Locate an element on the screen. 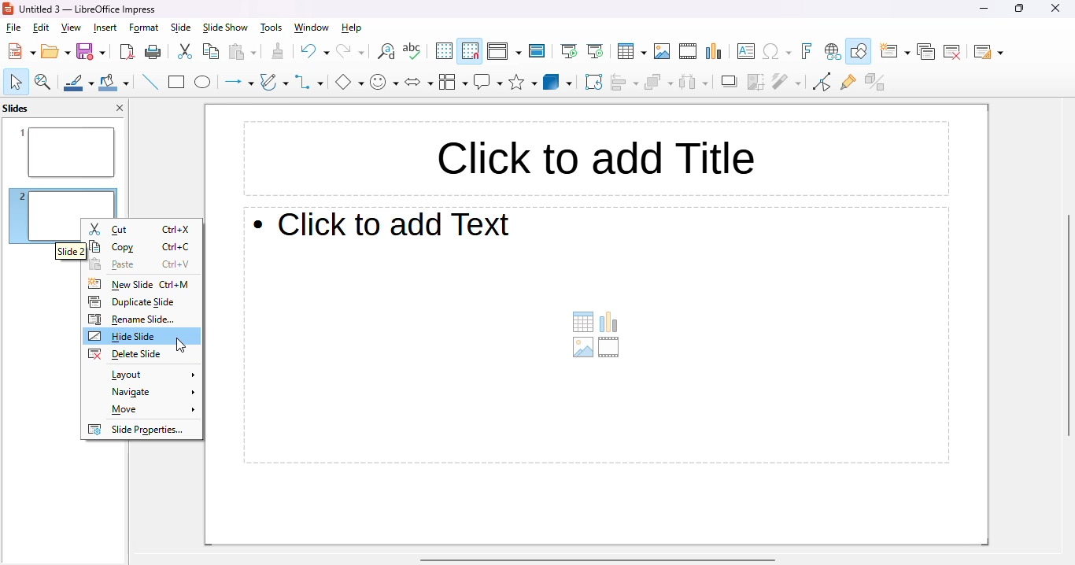 Image resolution: width=1075 pixels, height=565 pixels. connectors is located at coordinates (309, 81).